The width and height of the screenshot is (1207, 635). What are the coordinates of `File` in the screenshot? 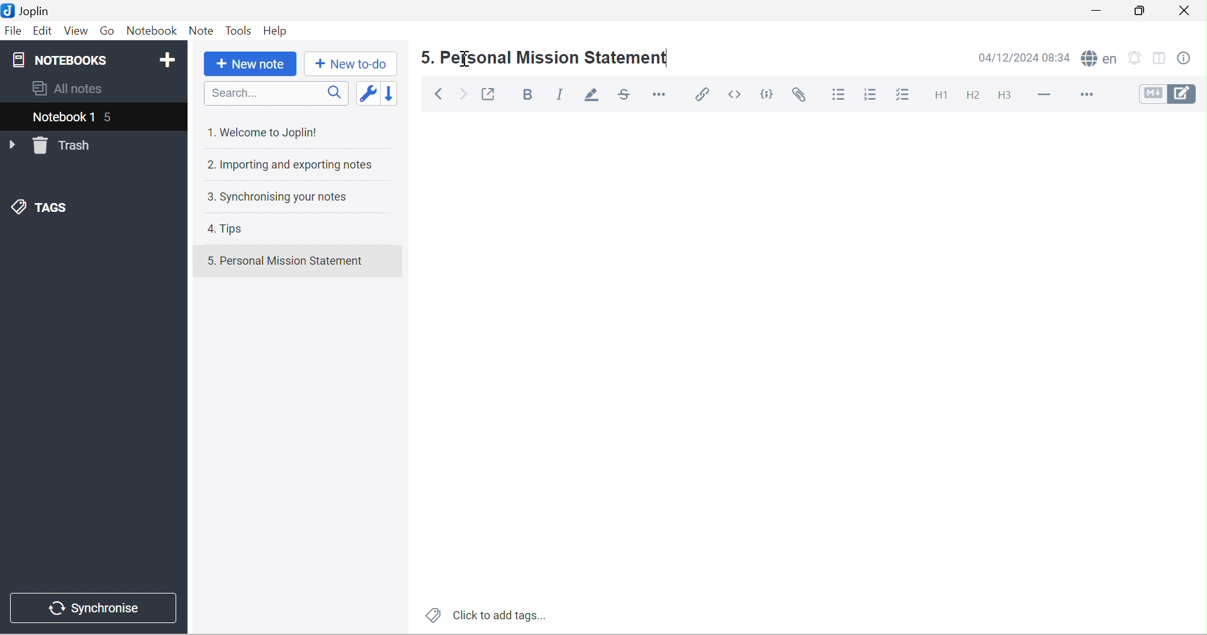 It's located at (14, 30).